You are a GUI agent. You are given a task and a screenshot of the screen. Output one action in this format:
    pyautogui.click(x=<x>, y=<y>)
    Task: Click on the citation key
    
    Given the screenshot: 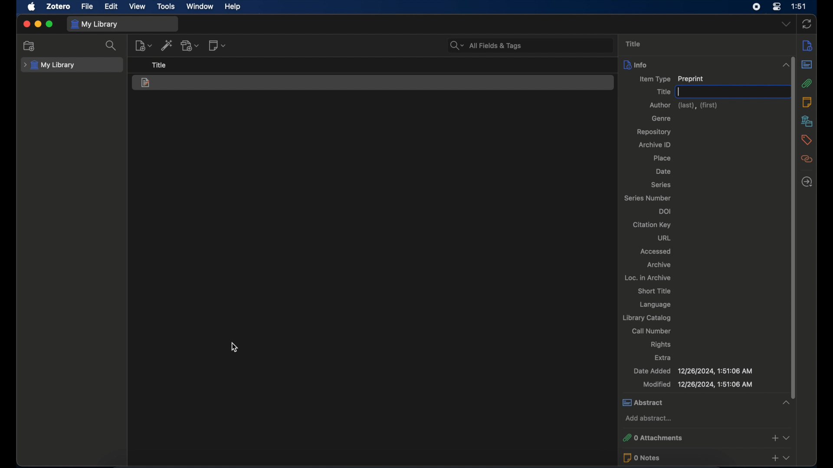 What is the action you would take?
    pyautogui.click(x=653, y=225)
    